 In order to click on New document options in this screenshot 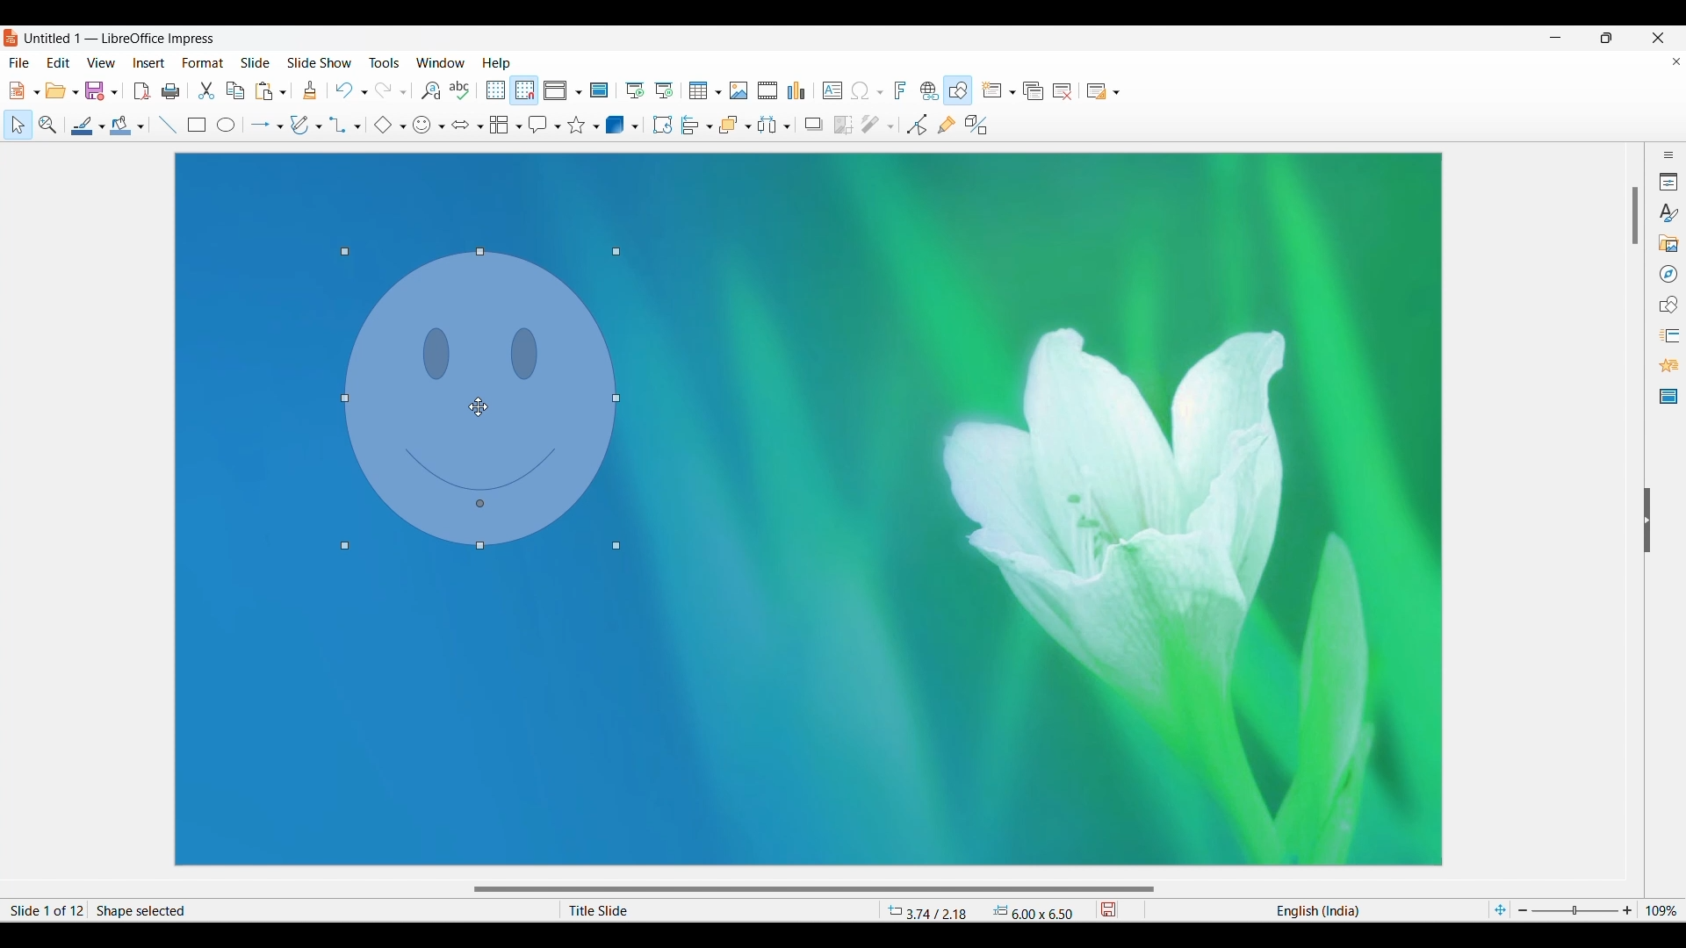, I will do `click(36, 92)`.